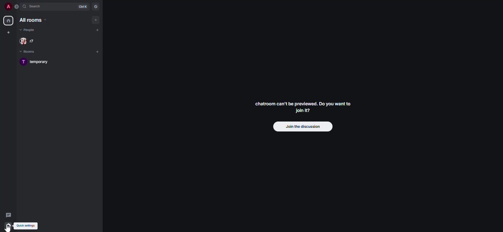  What do you see at coordinates (17, 8) in the screenshot?
I see `expand` at bounding box center [17, 8].